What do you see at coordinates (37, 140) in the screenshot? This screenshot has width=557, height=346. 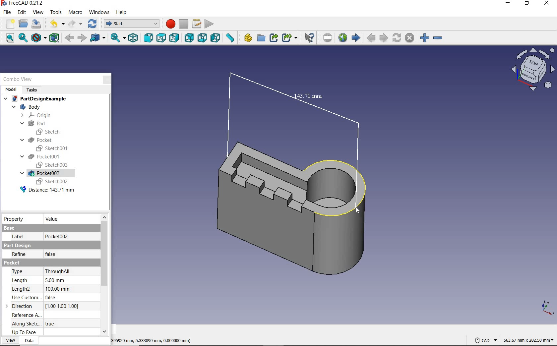 I see `POCKET` at bounding box center [37, 140].